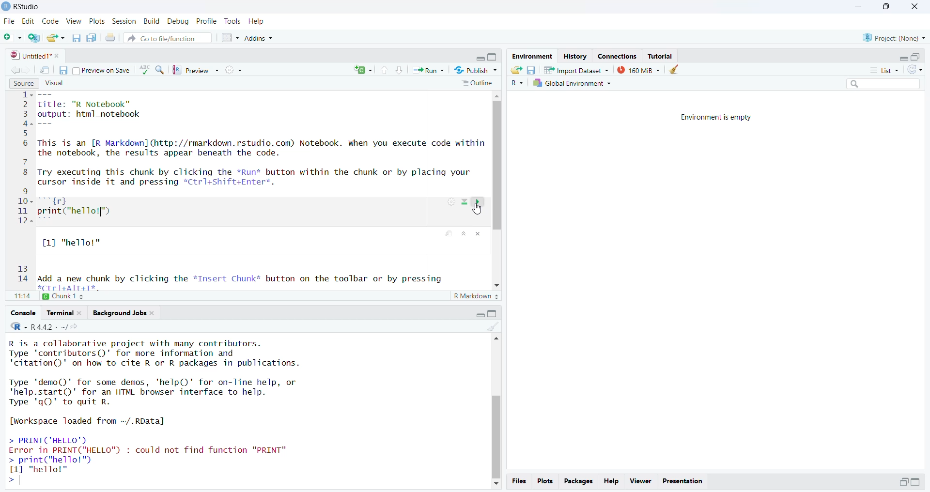 Image resolution: width=930 pixels, height=492 pixels. I want to click on Addins, so click(259, 39).